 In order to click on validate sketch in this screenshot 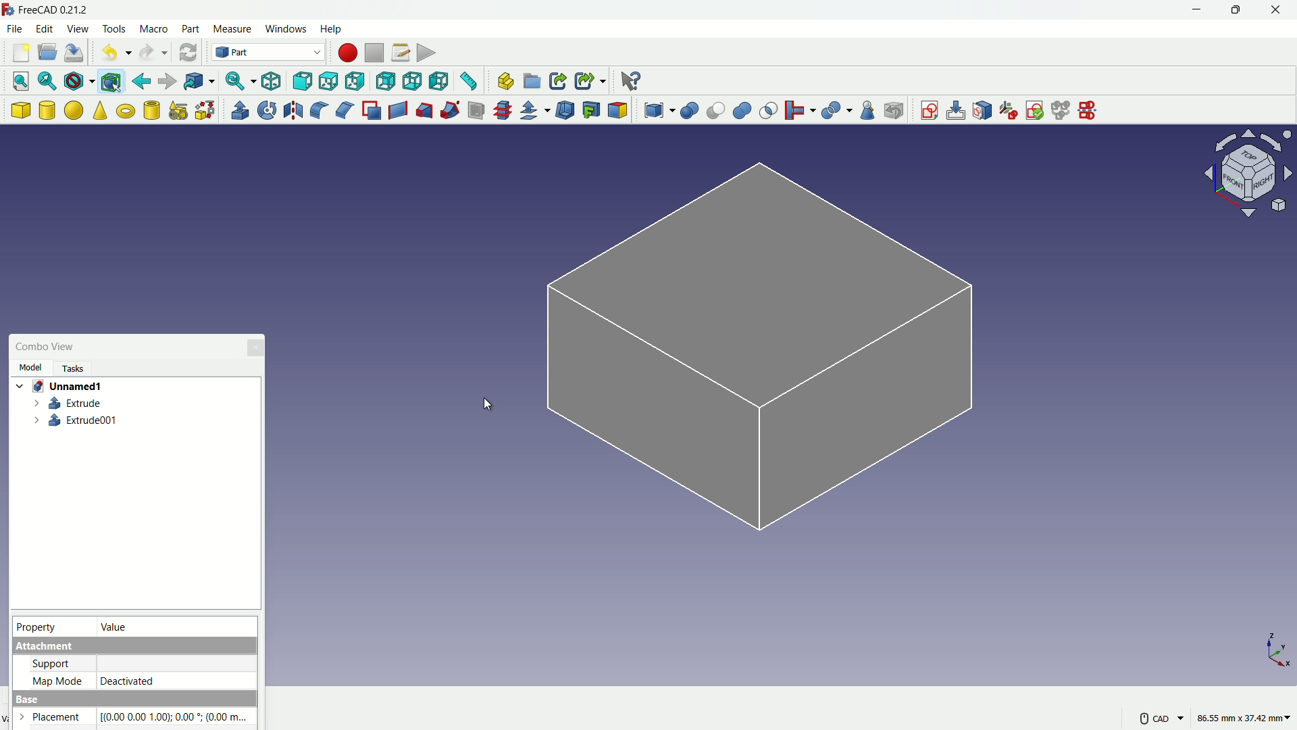, I will do `click(1035, 111)`.